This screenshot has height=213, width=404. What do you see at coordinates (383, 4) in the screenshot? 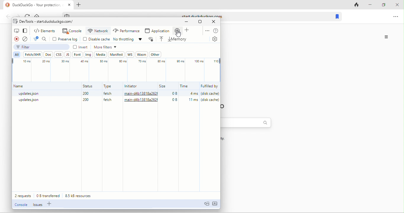
I see `maximize` at bounding box center [383, 4].